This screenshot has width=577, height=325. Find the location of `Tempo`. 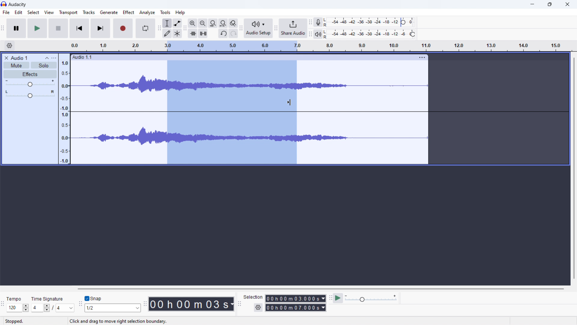

Tempo is located at coordinates (15, 299).